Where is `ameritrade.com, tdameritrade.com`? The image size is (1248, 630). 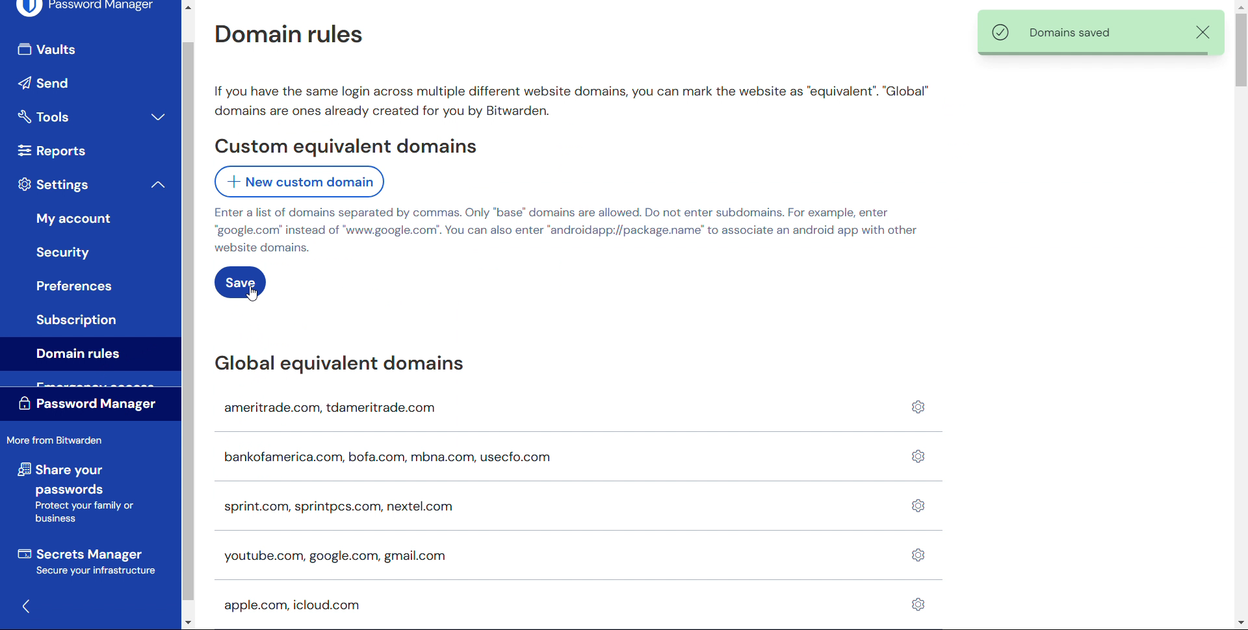
ameritrade.com, tdameritrade.com is located at coordinates (333, 409).